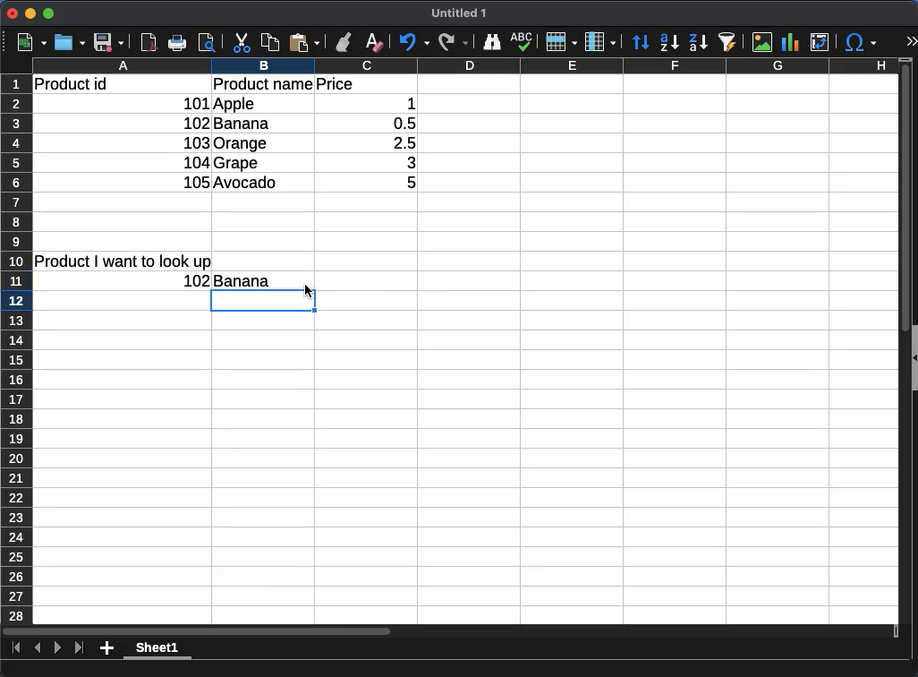 Image resolution: width=918 pixels, height=677 pixels. Describe the element at coordinates (454, 42) in the screenshot. I see `redo` at that location.